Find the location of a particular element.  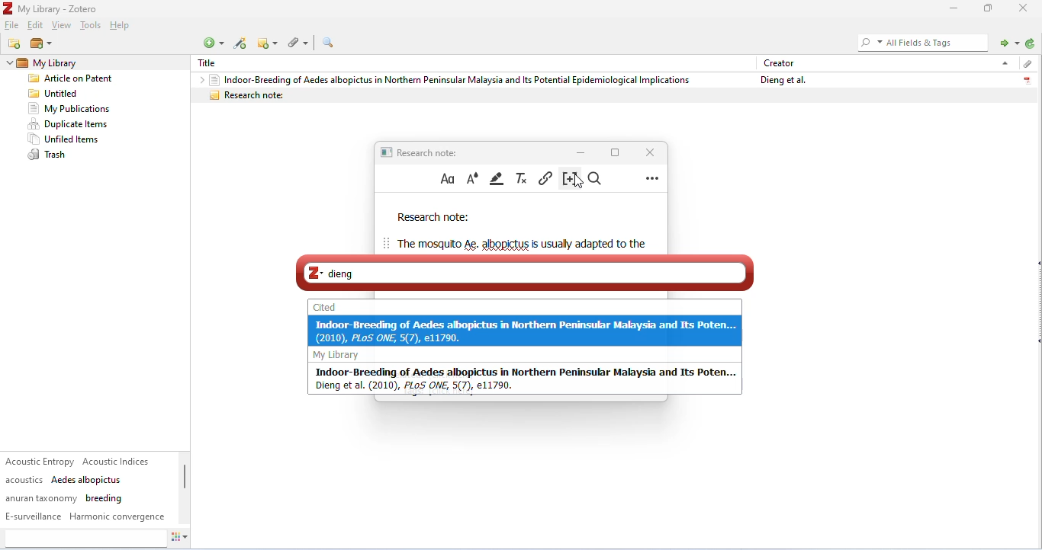

advanced search is located at coordinates (328, 43).